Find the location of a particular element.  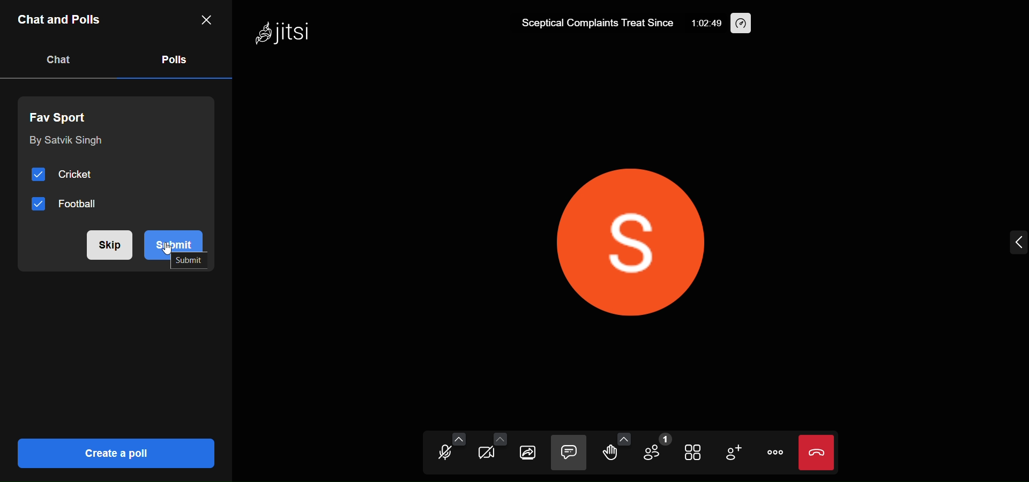

chat is located at coordinates (569, 453).